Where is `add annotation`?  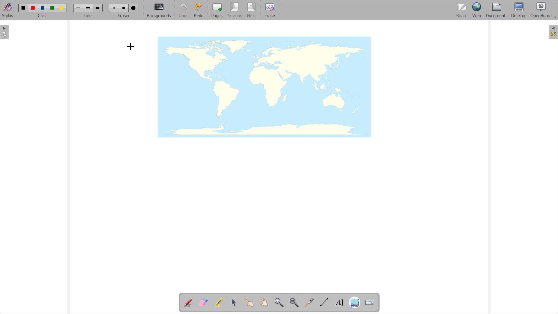 add annotation is located at coordinates (188, 302).